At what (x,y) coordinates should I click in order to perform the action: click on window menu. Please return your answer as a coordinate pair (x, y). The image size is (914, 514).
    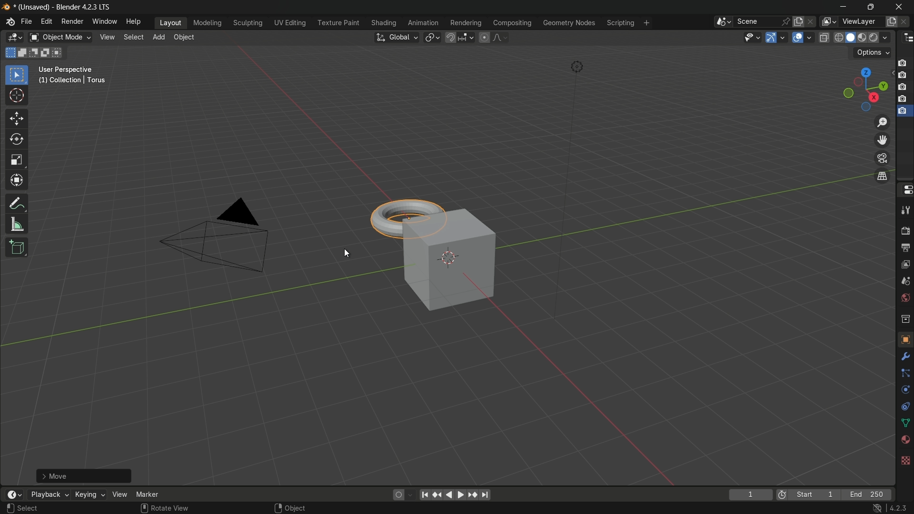
    Looking at the image, I should click on (104, 21).